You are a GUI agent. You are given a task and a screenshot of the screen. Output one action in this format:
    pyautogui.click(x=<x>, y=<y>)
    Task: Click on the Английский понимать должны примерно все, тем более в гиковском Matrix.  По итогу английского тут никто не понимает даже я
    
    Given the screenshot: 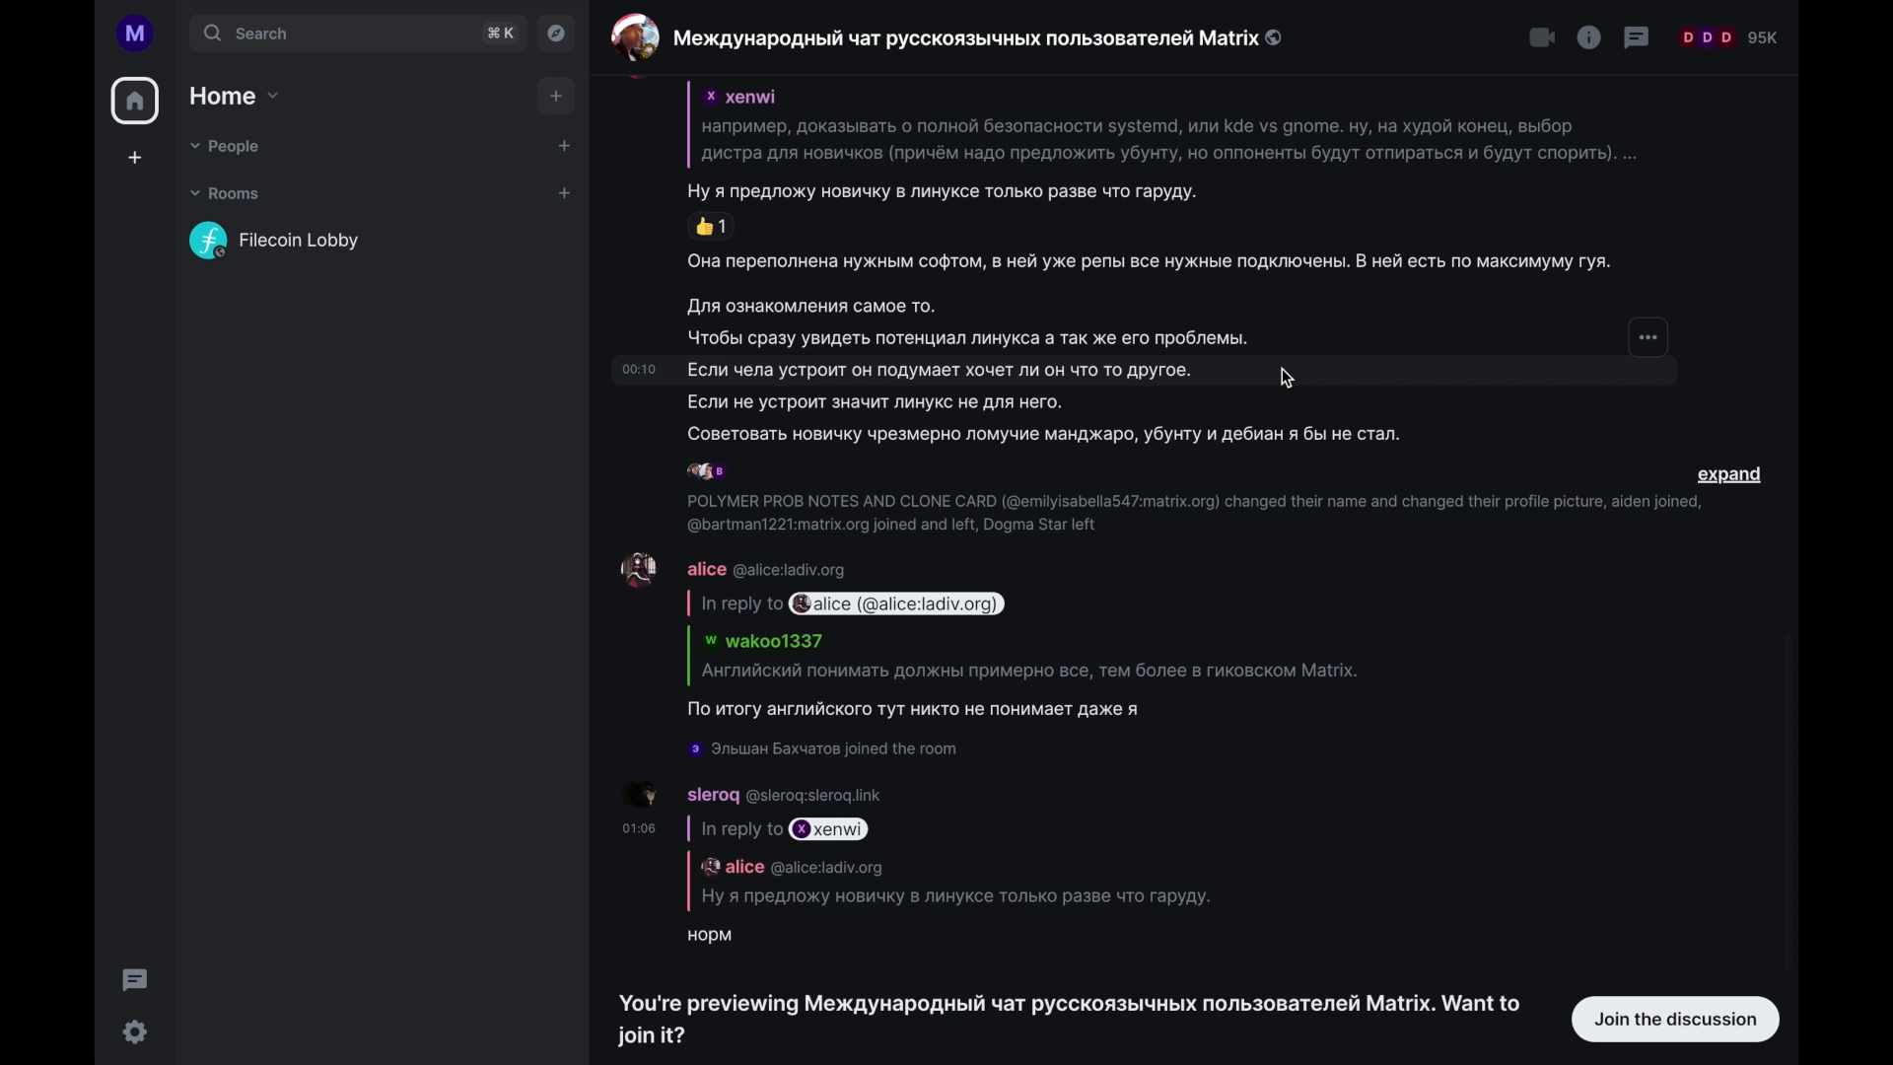 What is the action you would take?
    pyautogui.click(x=1025, y=690)
    